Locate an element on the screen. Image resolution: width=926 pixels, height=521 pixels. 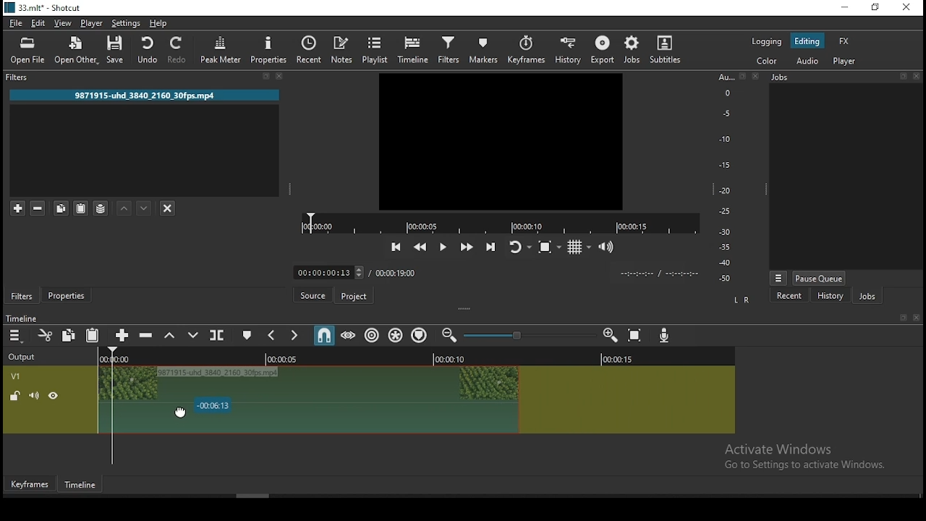
filters is located at coordinates (25, 77).